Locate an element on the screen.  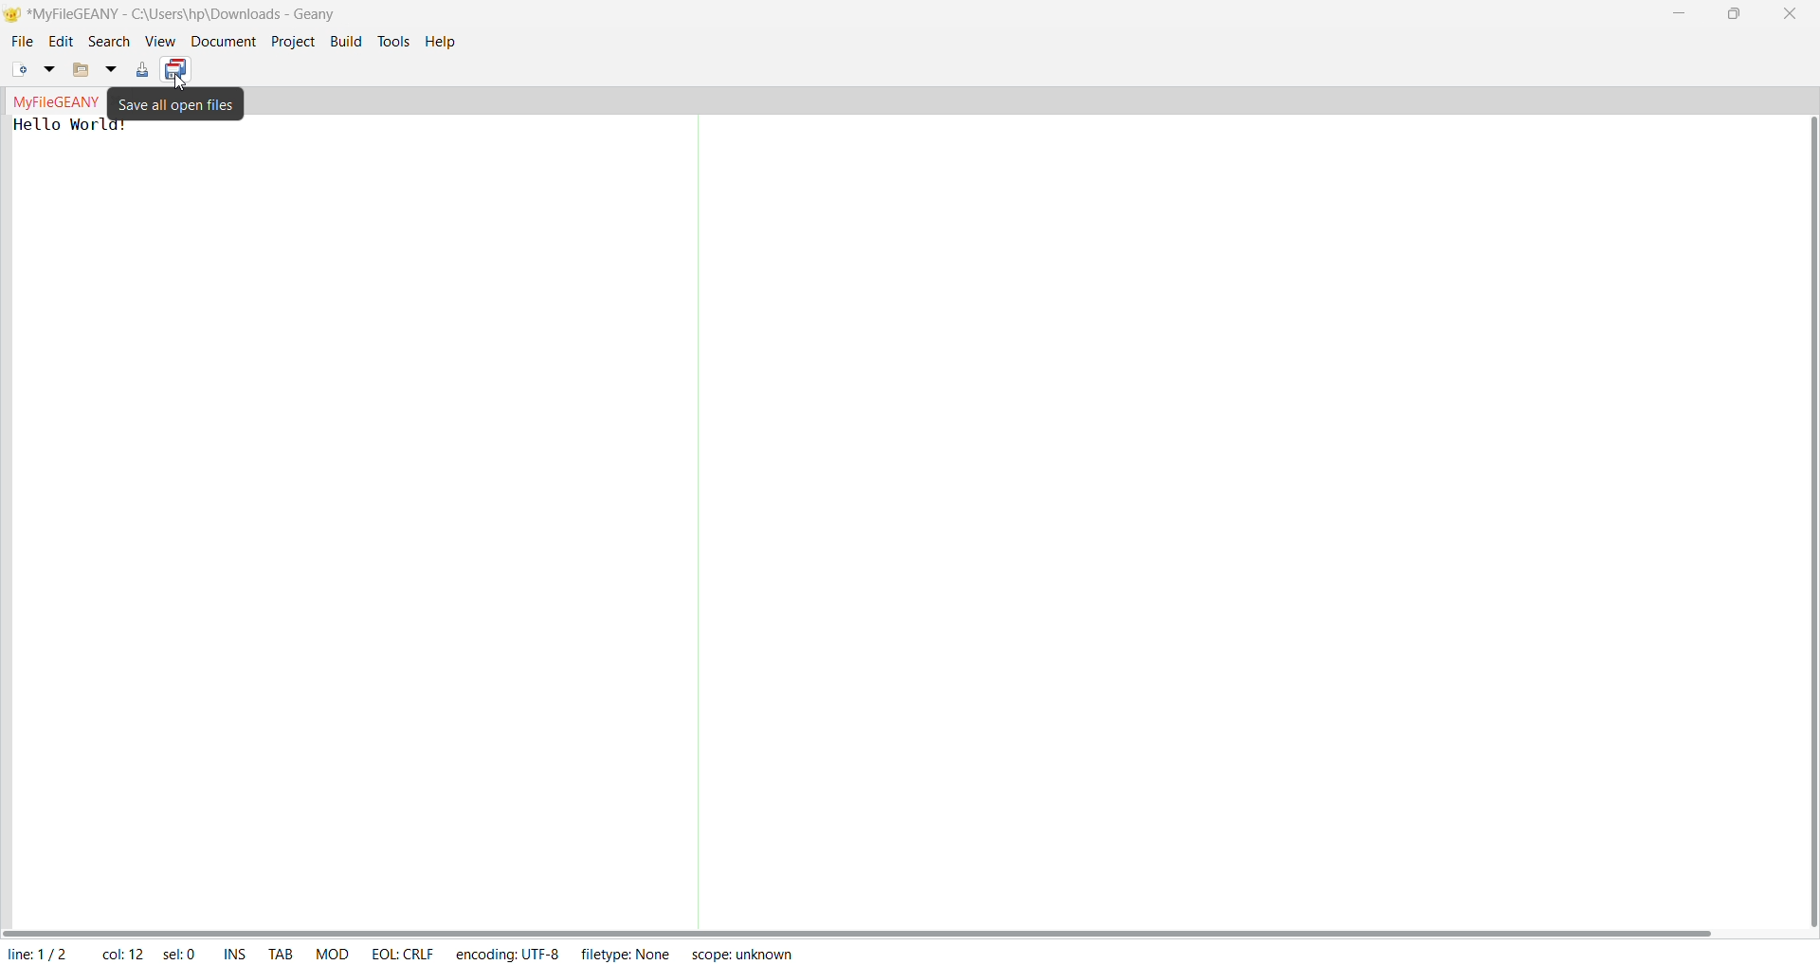
Document is located at coordinates (222, 43).